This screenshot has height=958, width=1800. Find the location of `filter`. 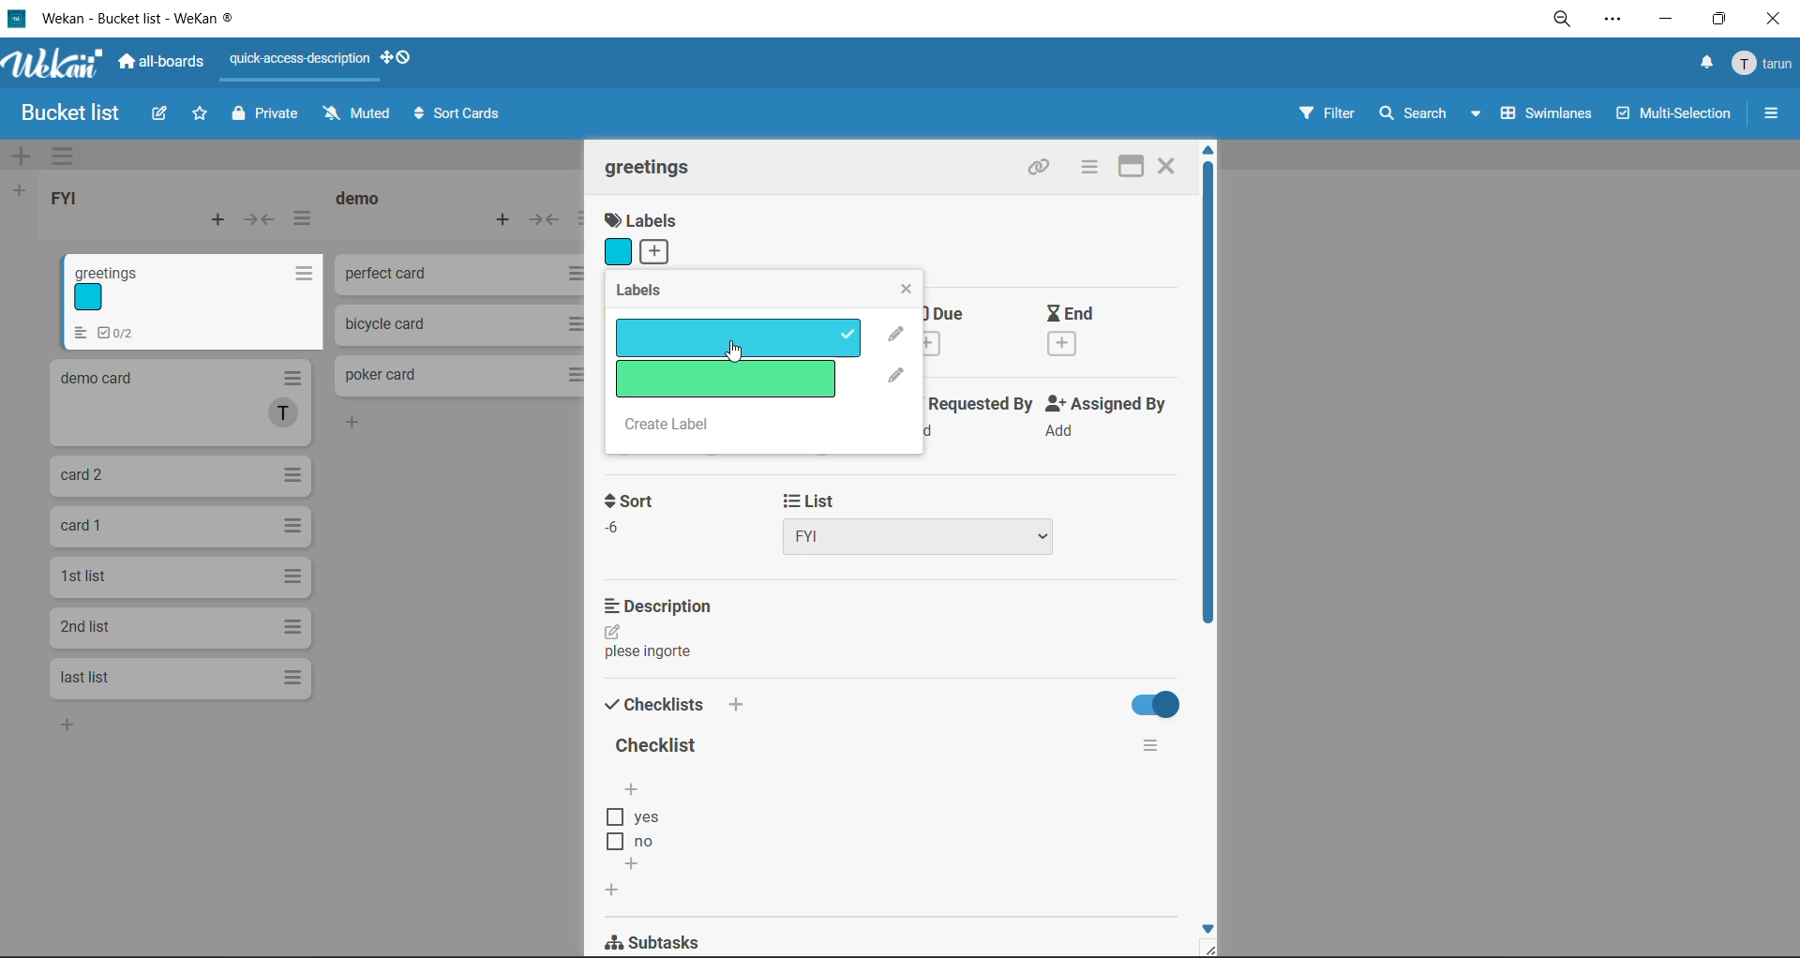

filter is located at coordinates (1327, 120).